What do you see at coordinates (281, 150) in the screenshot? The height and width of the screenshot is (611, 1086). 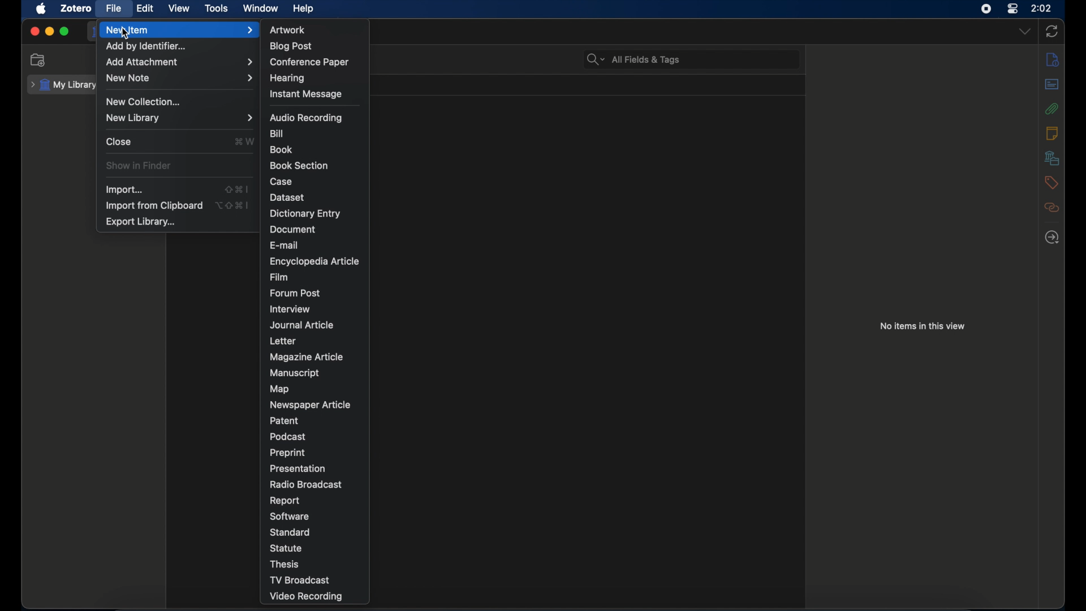 I see `book` at bounding box center [281, 150].